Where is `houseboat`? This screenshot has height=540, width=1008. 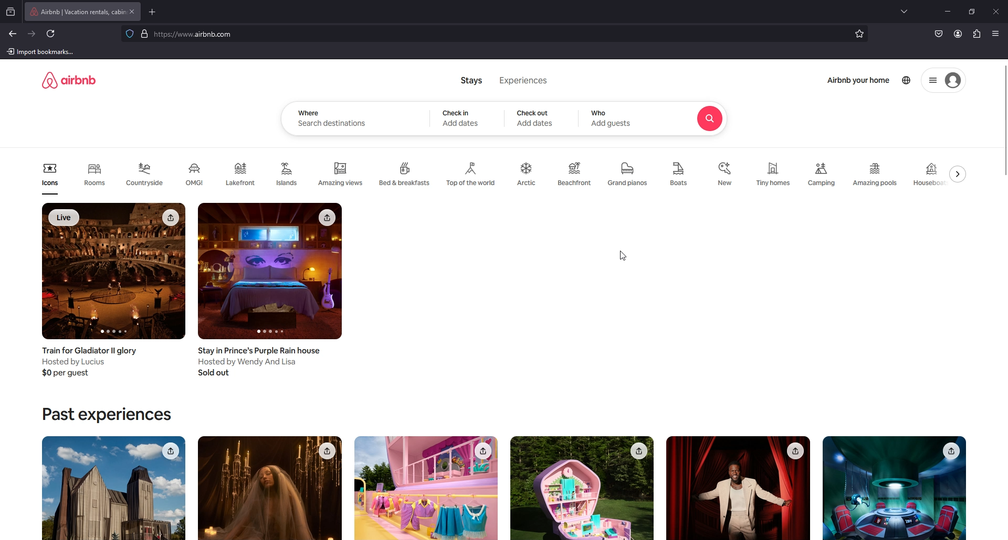
houseboat is located at coordinates (930, 174).